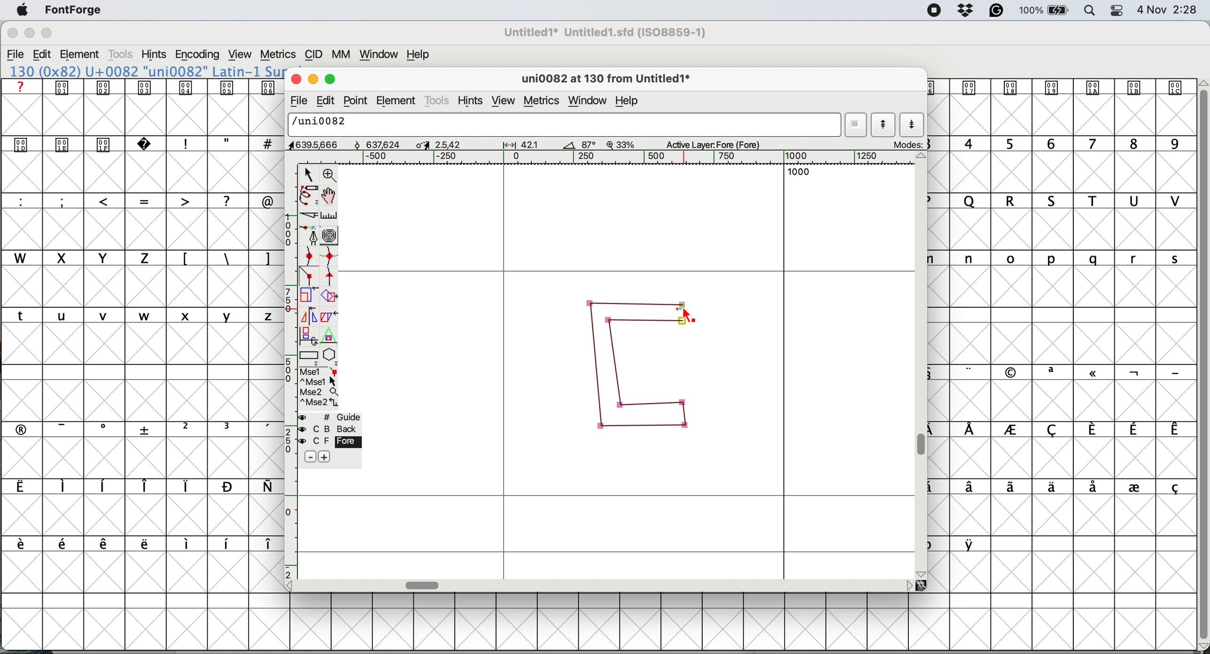 This screenshot has width=1210, height=654. I want to click on corner points connected, so click(635, 301).